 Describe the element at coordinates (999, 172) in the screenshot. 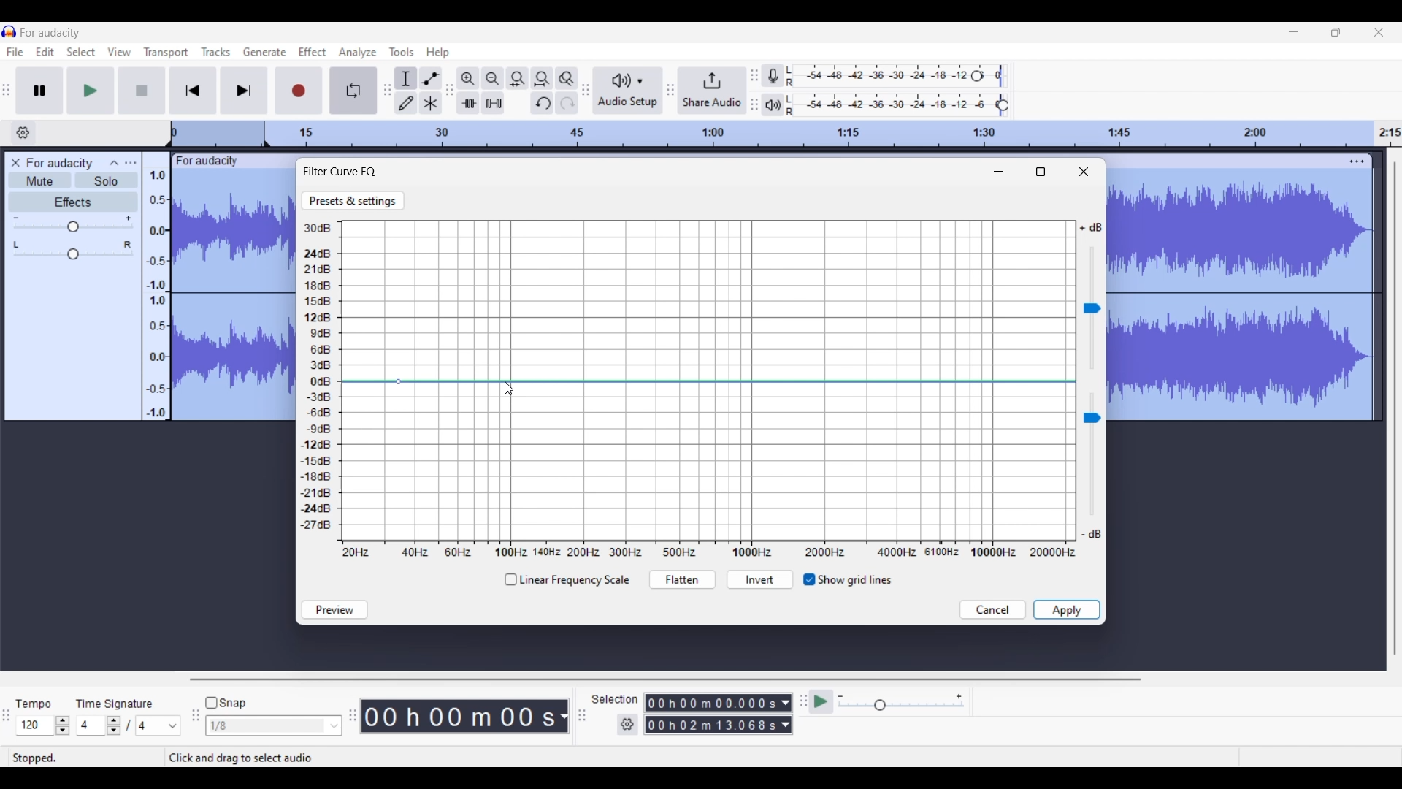

I see `Minimize` at that location.